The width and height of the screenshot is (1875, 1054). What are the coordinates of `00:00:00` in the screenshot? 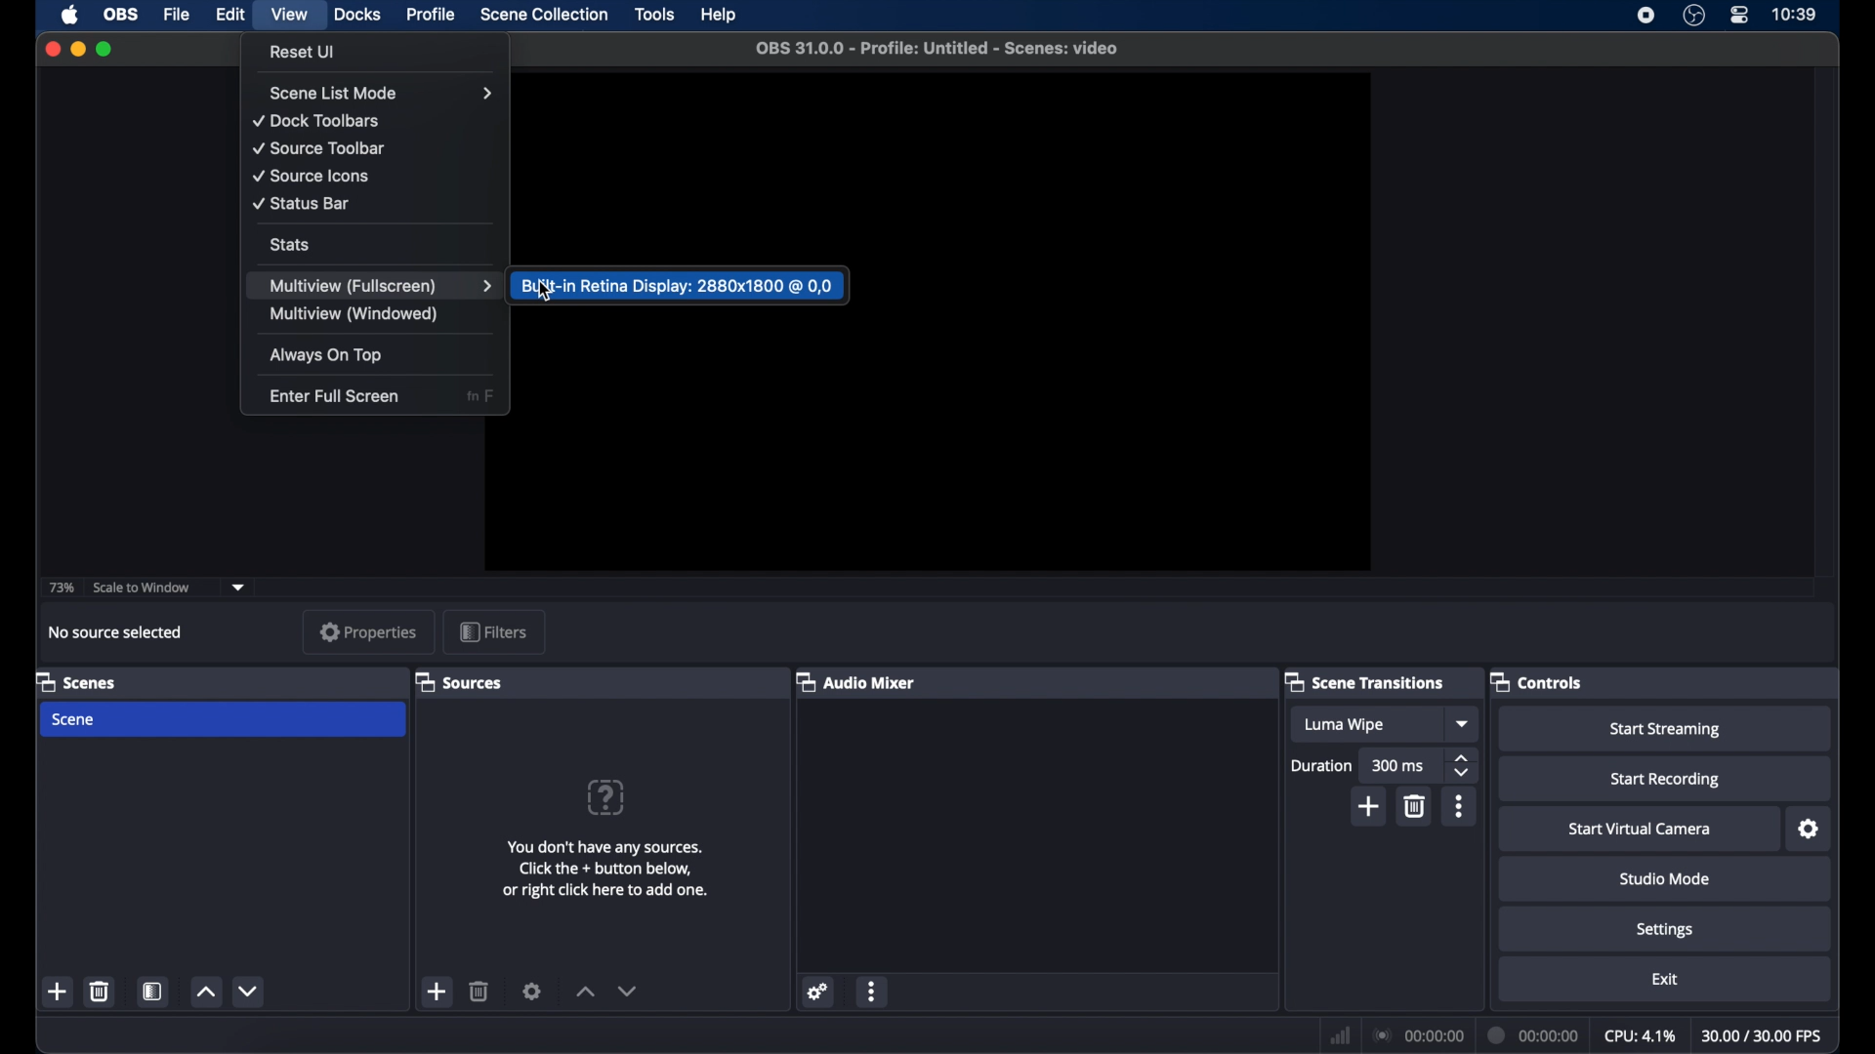 It's located at (1420, 1035).